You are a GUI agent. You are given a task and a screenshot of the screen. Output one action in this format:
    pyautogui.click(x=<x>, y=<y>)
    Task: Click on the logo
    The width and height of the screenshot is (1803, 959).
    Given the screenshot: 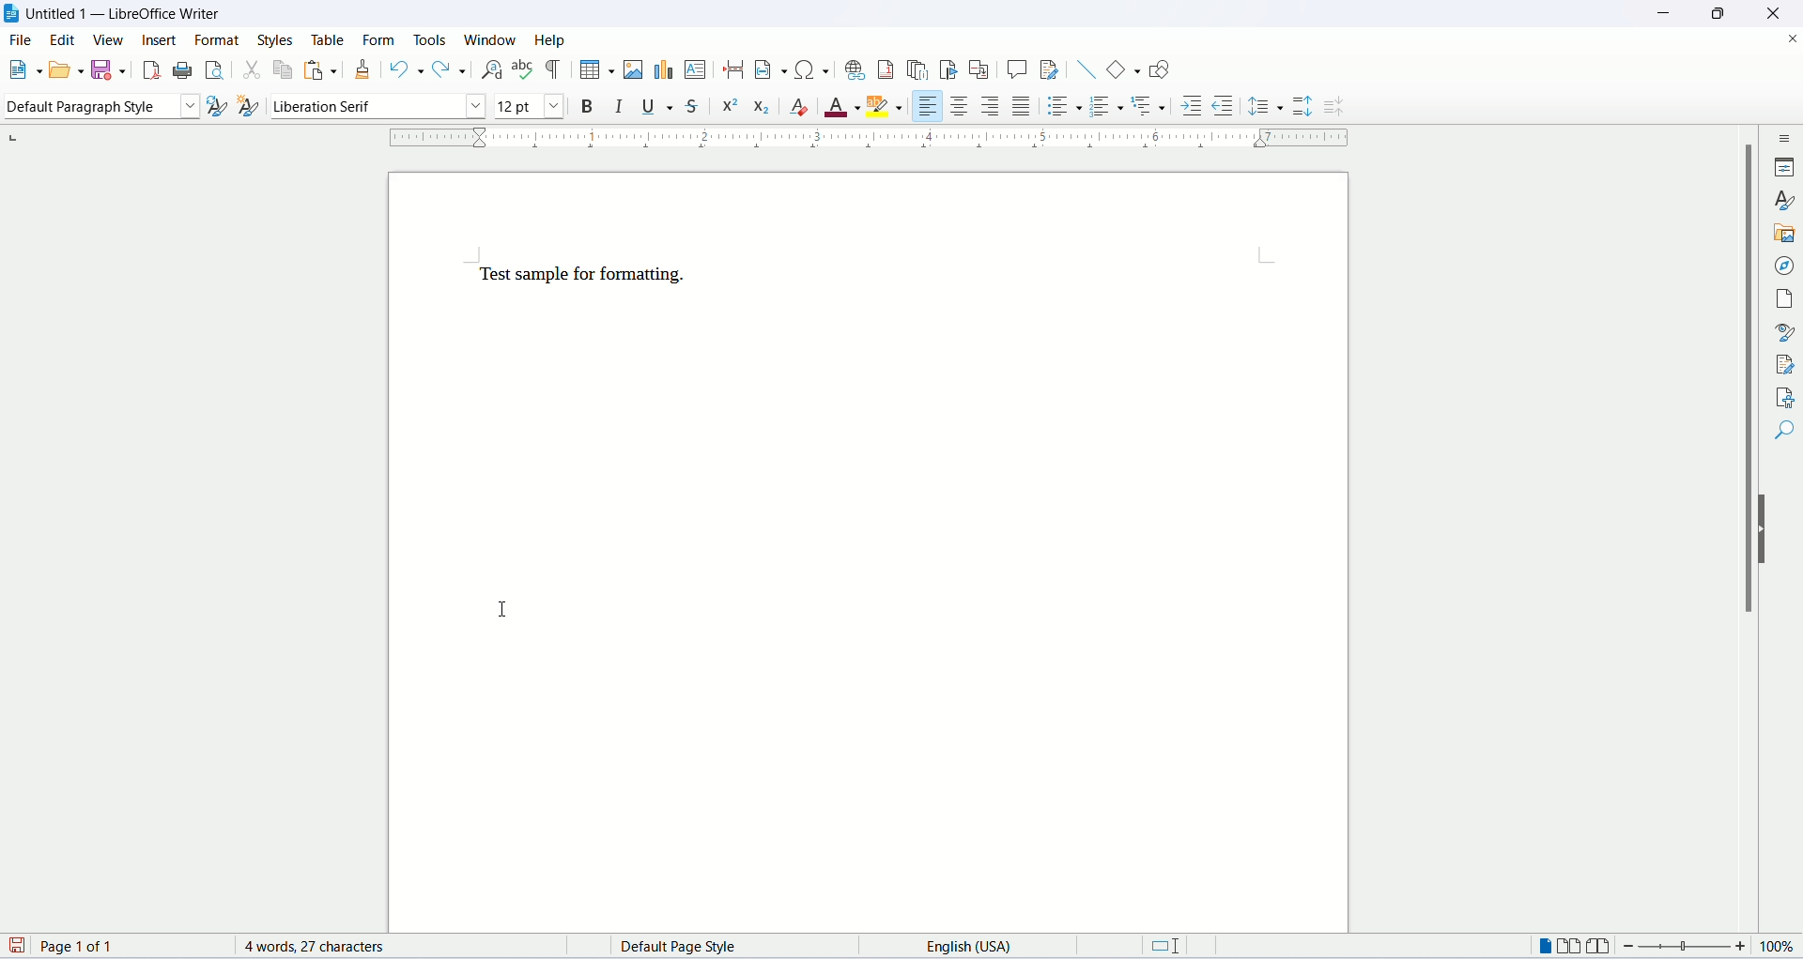 What is the action you would take?
    pyautogui.click(x=13, y=15)
    